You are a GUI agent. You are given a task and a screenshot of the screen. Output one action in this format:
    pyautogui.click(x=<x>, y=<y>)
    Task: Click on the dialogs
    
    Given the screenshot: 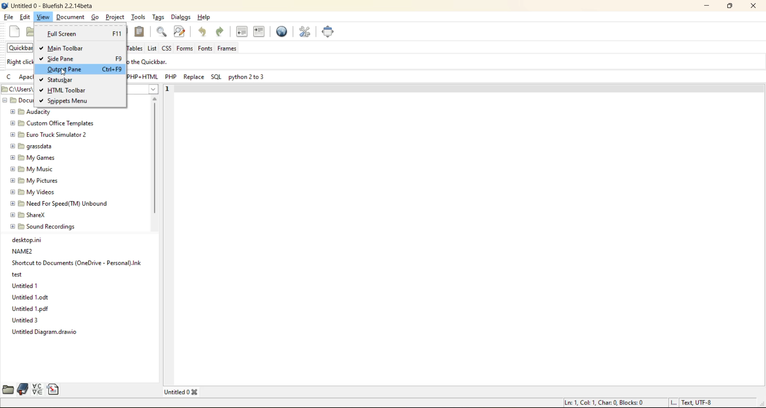 What is the action you would take?
    pyautogui.click(x=180, y=17)
    